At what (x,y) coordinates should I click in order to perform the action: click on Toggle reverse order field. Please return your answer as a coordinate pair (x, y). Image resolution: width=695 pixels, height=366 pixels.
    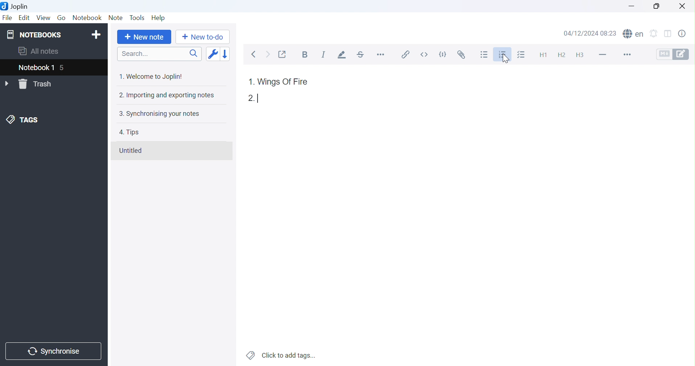
    Looking at the image, I should click on (213, 54).